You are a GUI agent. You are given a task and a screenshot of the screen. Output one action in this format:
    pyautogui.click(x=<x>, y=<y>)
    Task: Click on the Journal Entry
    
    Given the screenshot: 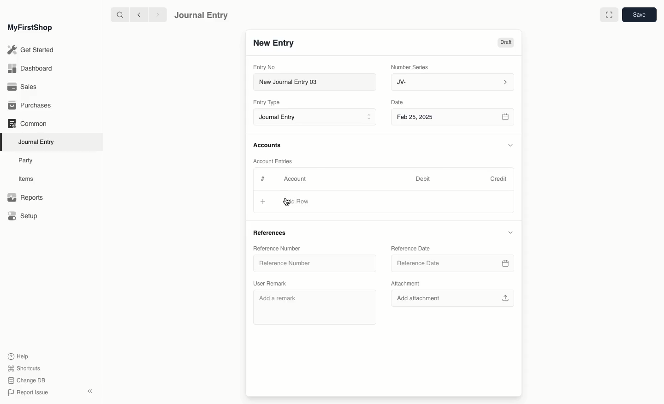 What is the action you would take?
    pyautogui.click(x=202, y=15)
    